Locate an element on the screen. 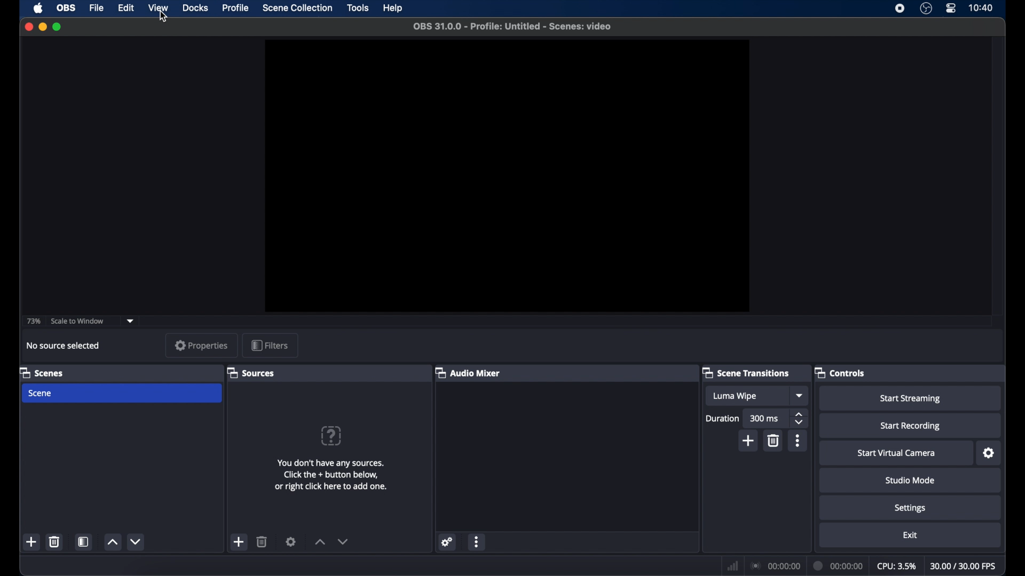 This screenshot has width=1025, height=576. scene is located at coordinates (122, 394).